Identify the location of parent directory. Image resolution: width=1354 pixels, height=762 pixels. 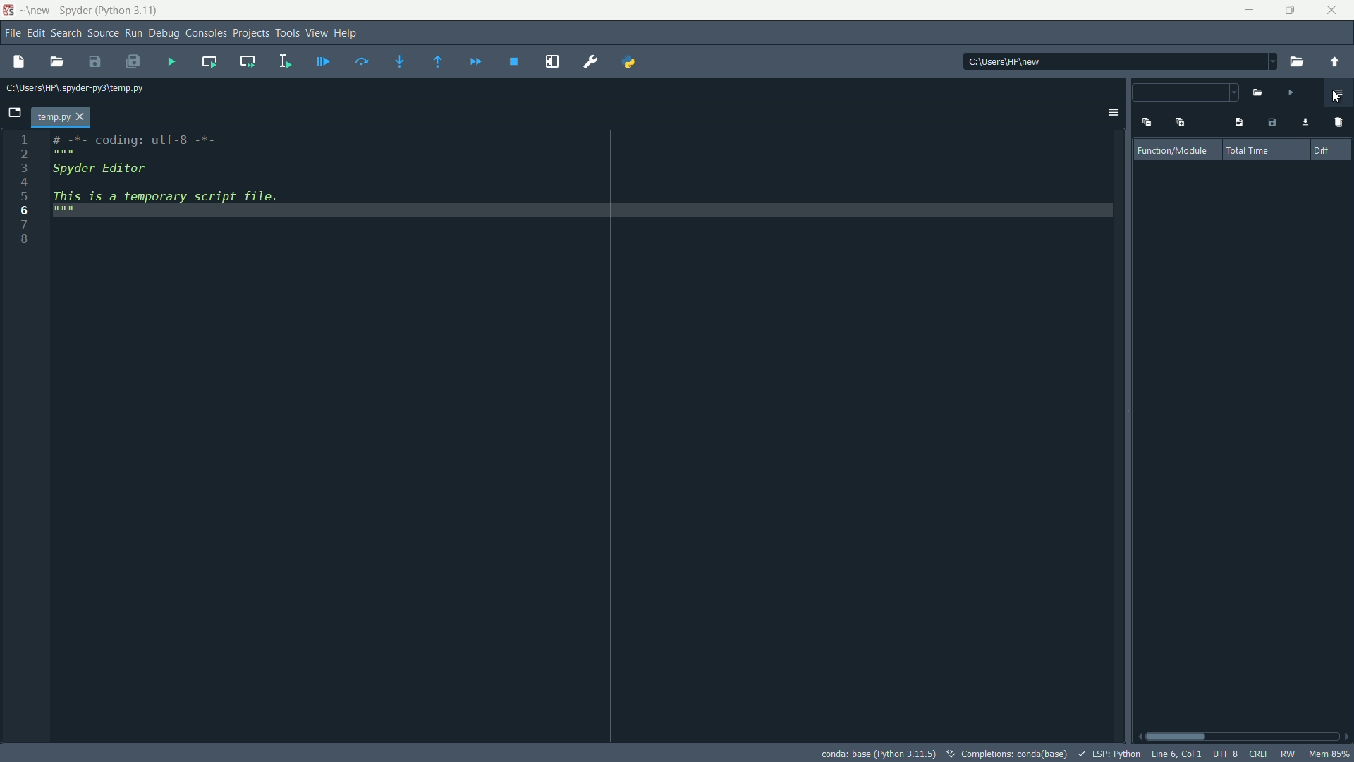
(1334, 61).